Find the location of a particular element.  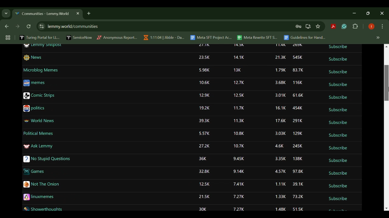

39.1K is located at coordinates (297, 184).